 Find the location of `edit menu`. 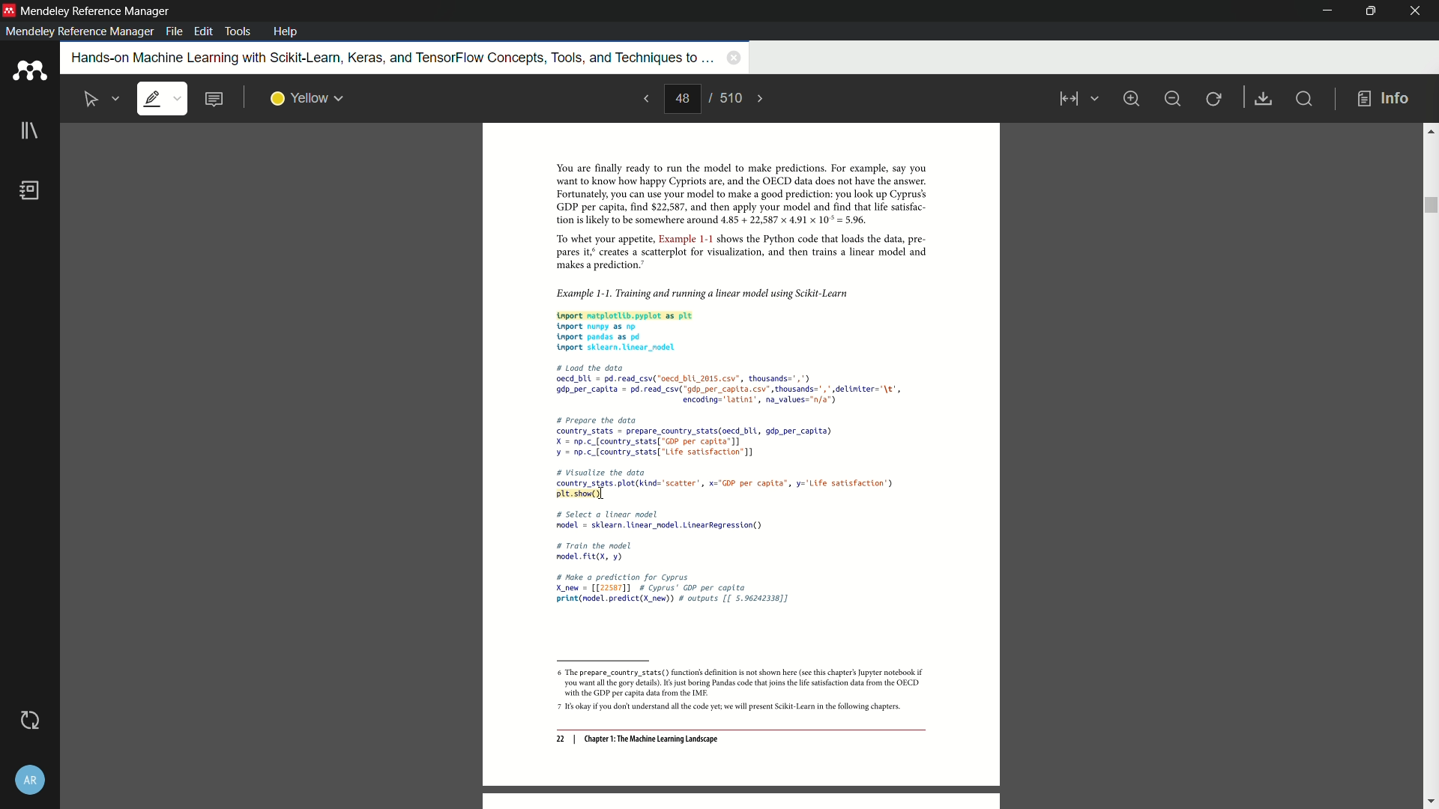

edit menu is located at coordinates (205, 31).